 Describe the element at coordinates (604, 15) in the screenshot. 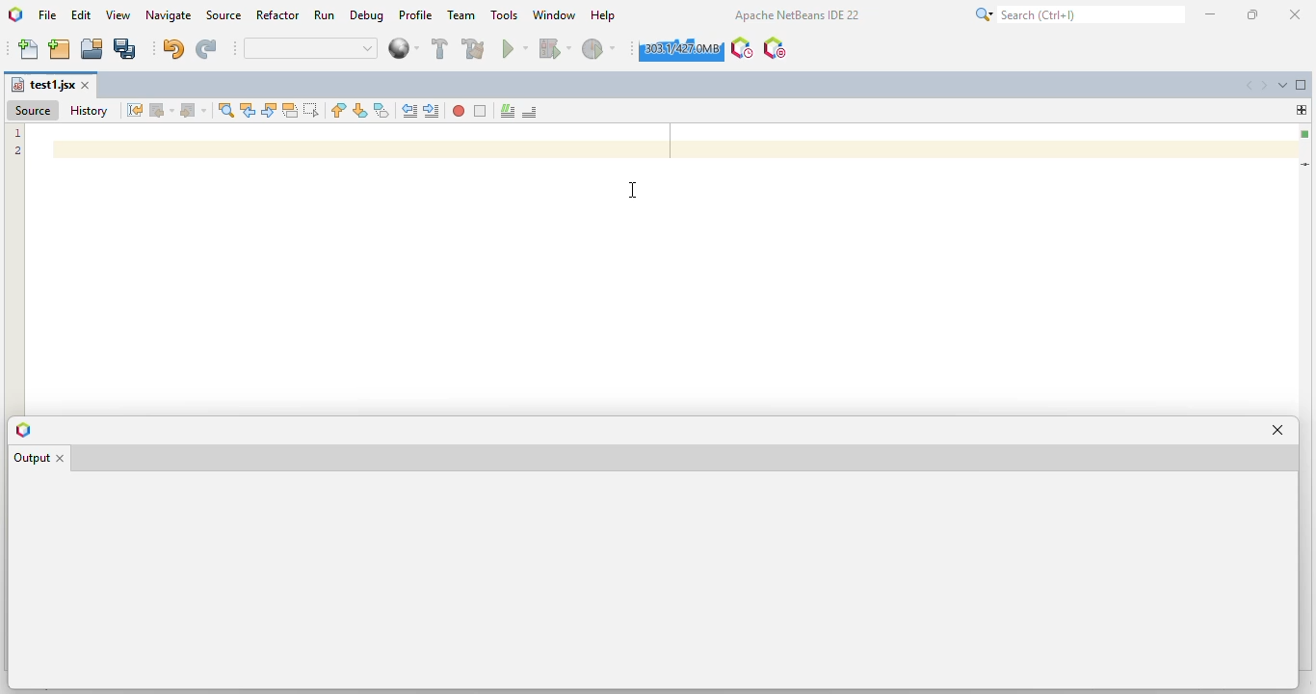

I see `help` at that location.